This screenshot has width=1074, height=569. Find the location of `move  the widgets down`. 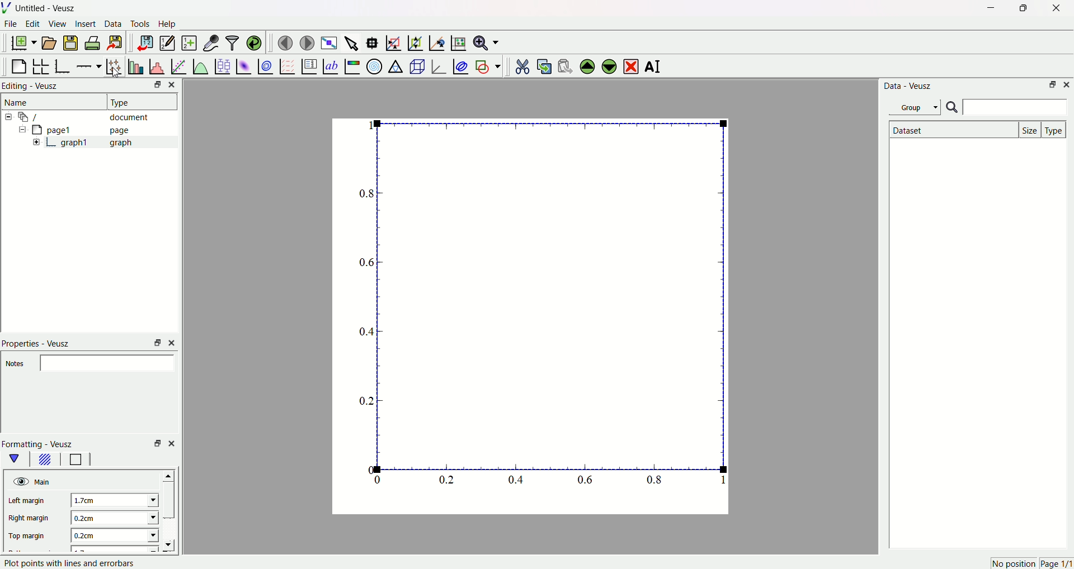

move  the widgets down is located at coordinates (607, 66).